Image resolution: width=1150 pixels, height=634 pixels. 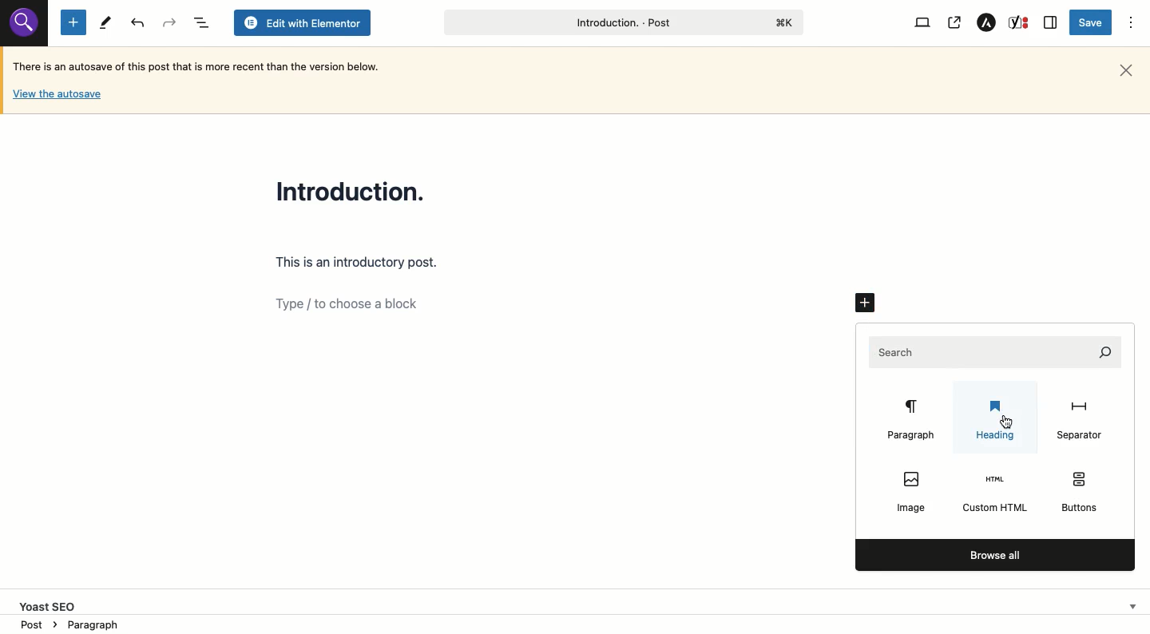 I want to click on Options, so click(x=1132, y=23).